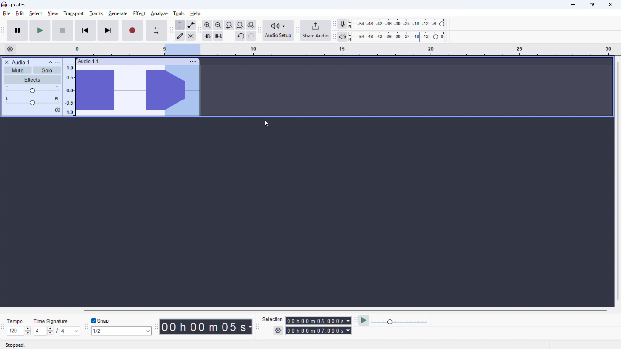 The image size is (621, 349). I want to click on Audio setup , so click(278, 31).